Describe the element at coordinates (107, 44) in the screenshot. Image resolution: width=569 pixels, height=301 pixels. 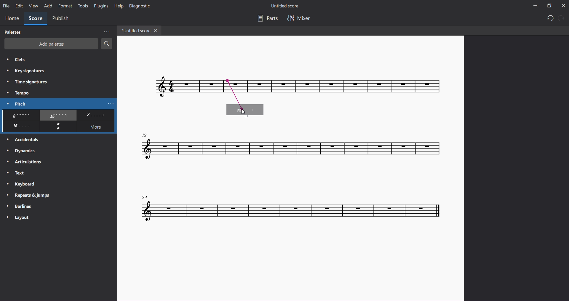
I see `search` at that location.